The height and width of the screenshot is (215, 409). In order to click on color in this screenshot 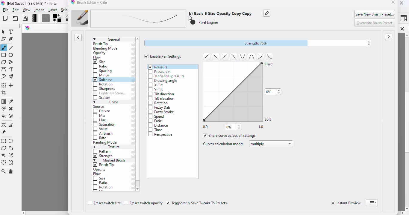, I will do `click(106, 102)`.